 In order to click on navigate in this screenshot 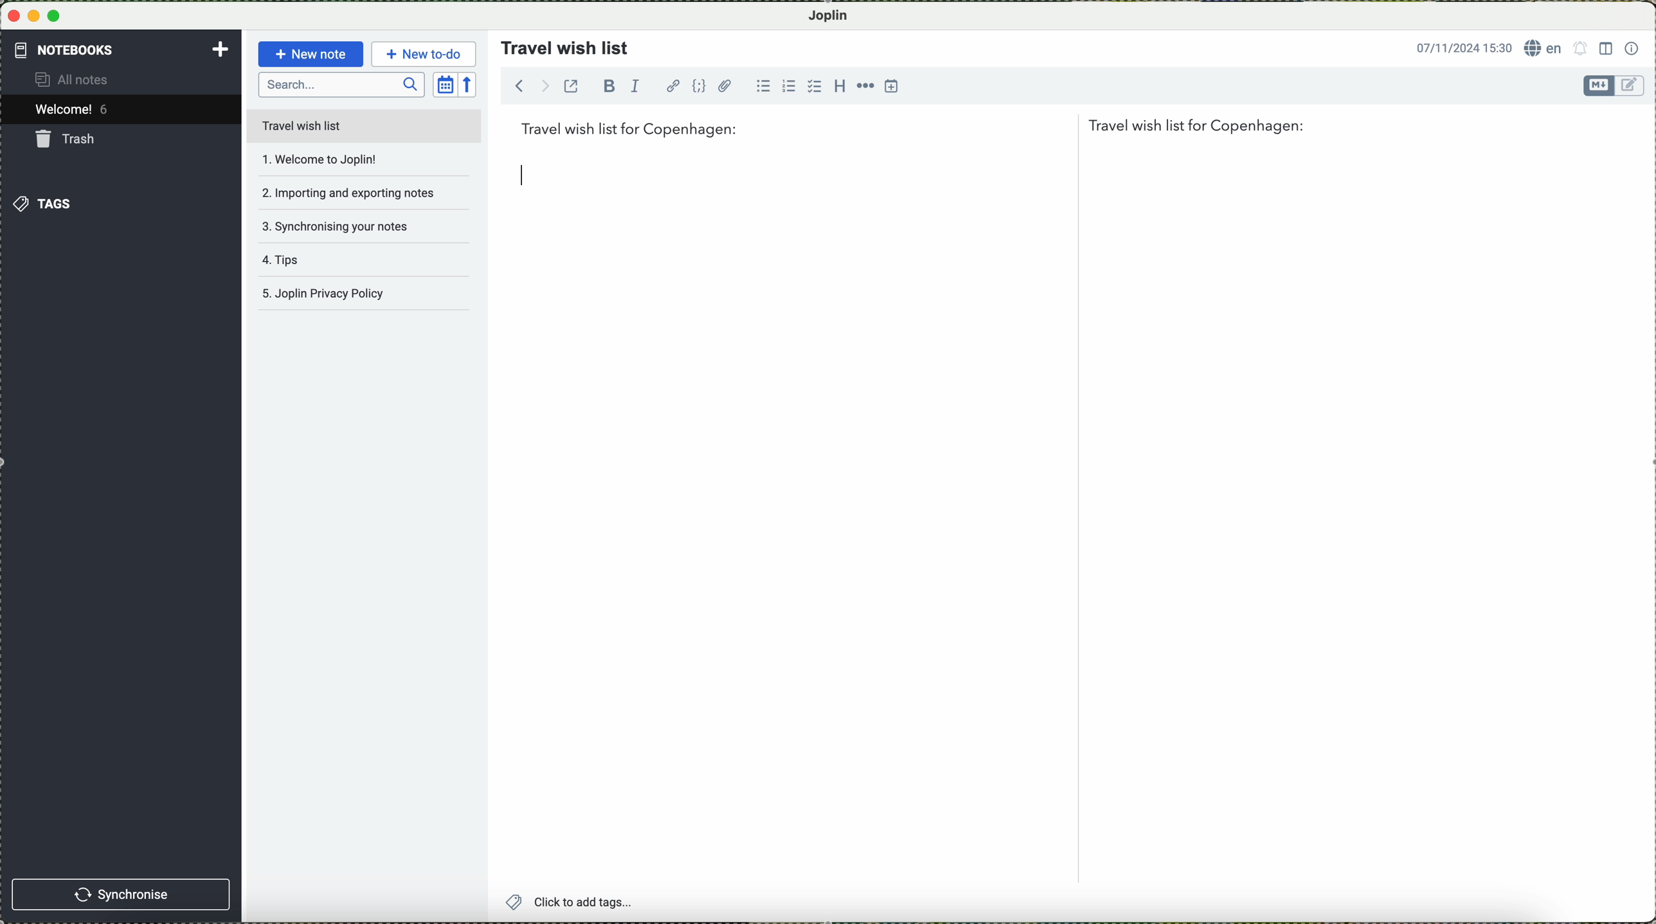, I will do `click(525, 89)`.